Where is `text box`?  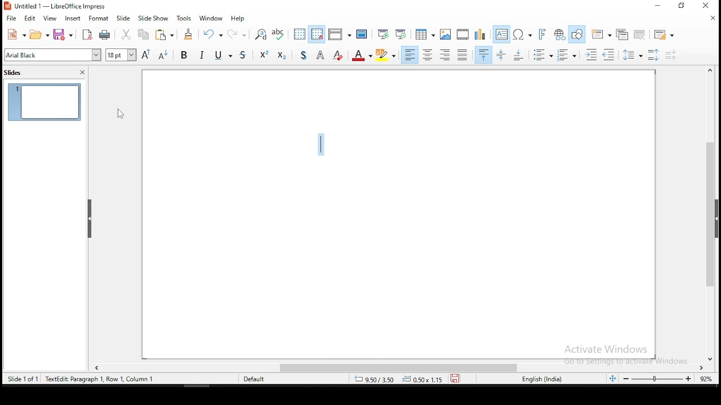 text box is located at coordinates (502, 34).